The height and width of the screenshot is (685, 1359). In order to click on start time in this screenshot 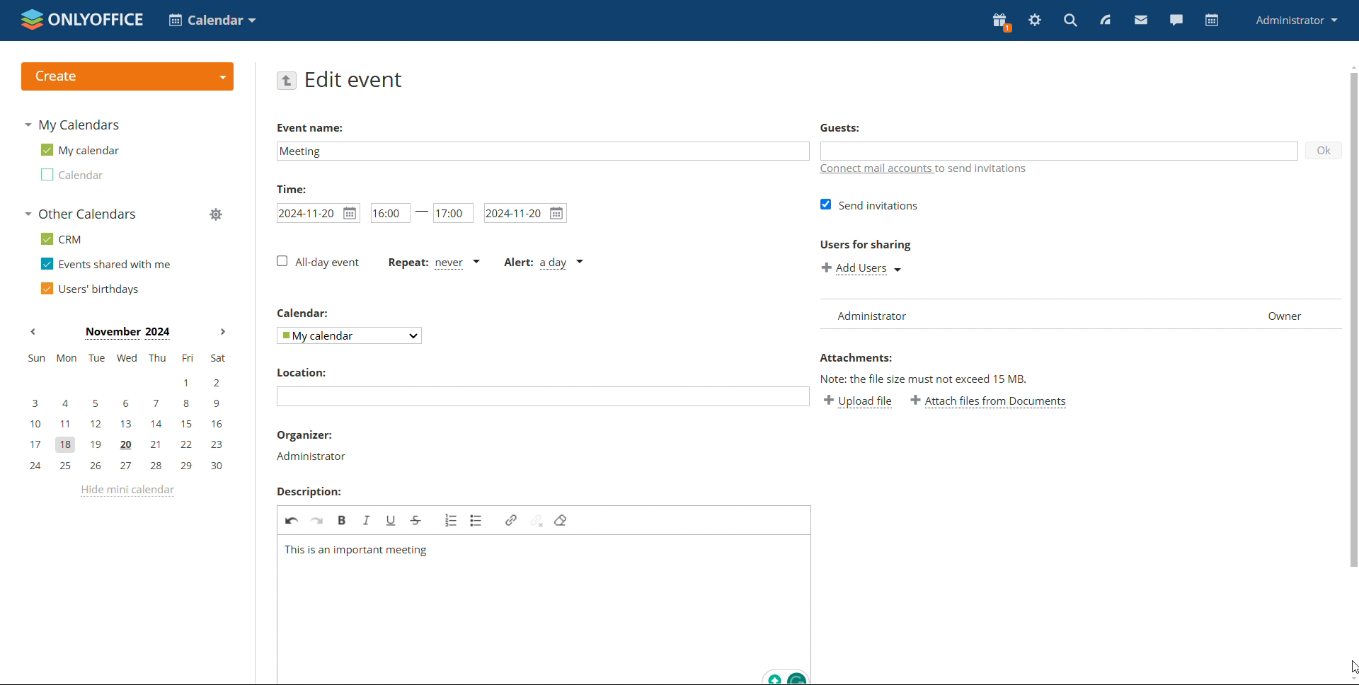, I will do `click(391, 214)`.